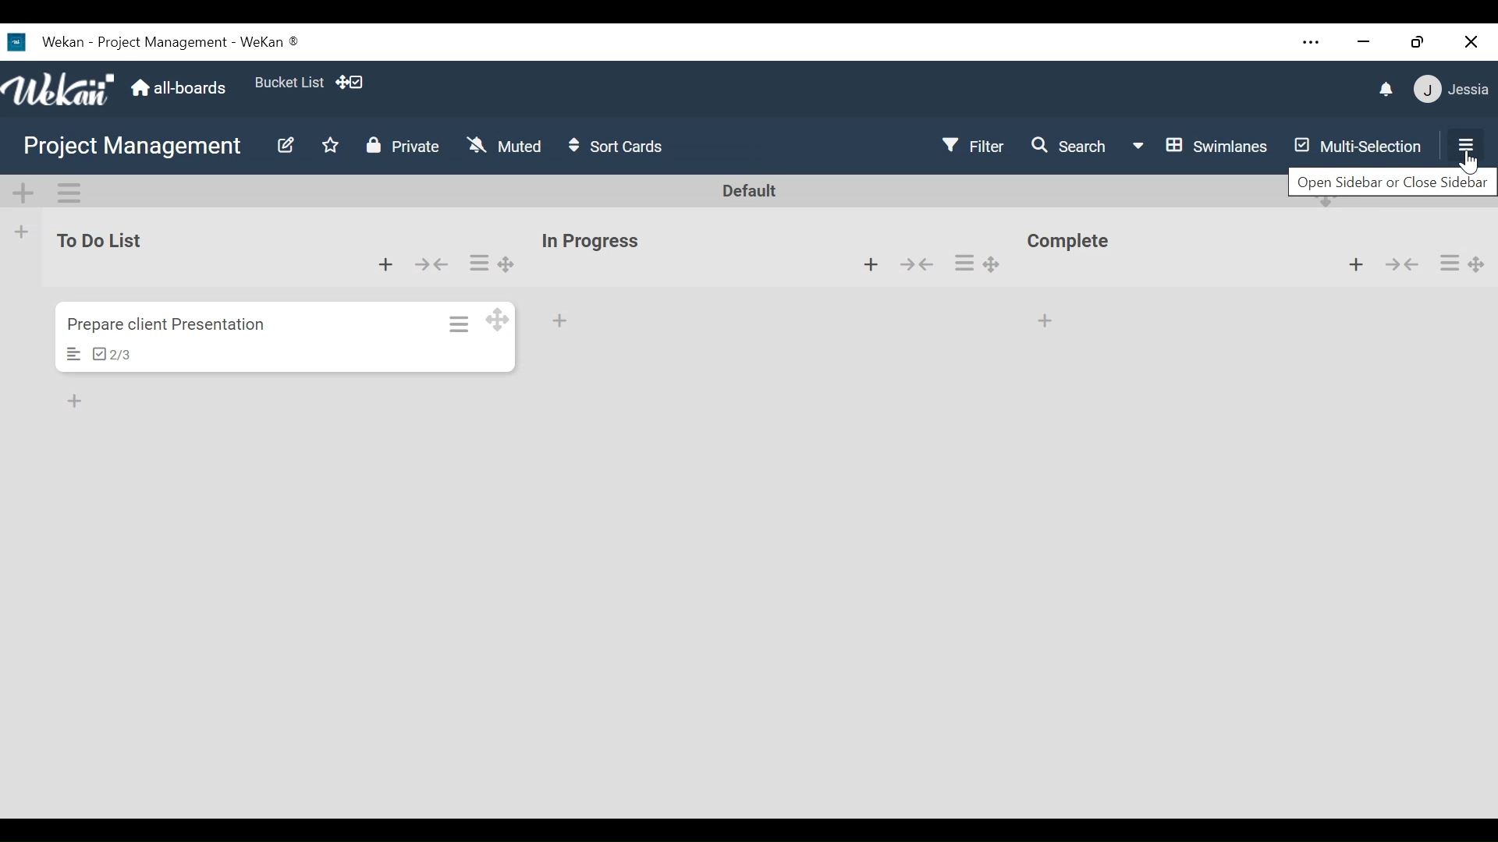 The height and width of the screenshot is (842, 1498). What do you see at coordinates (22, 232) in the screenshot?
I see `Add list` at bounding box center [22, 232].